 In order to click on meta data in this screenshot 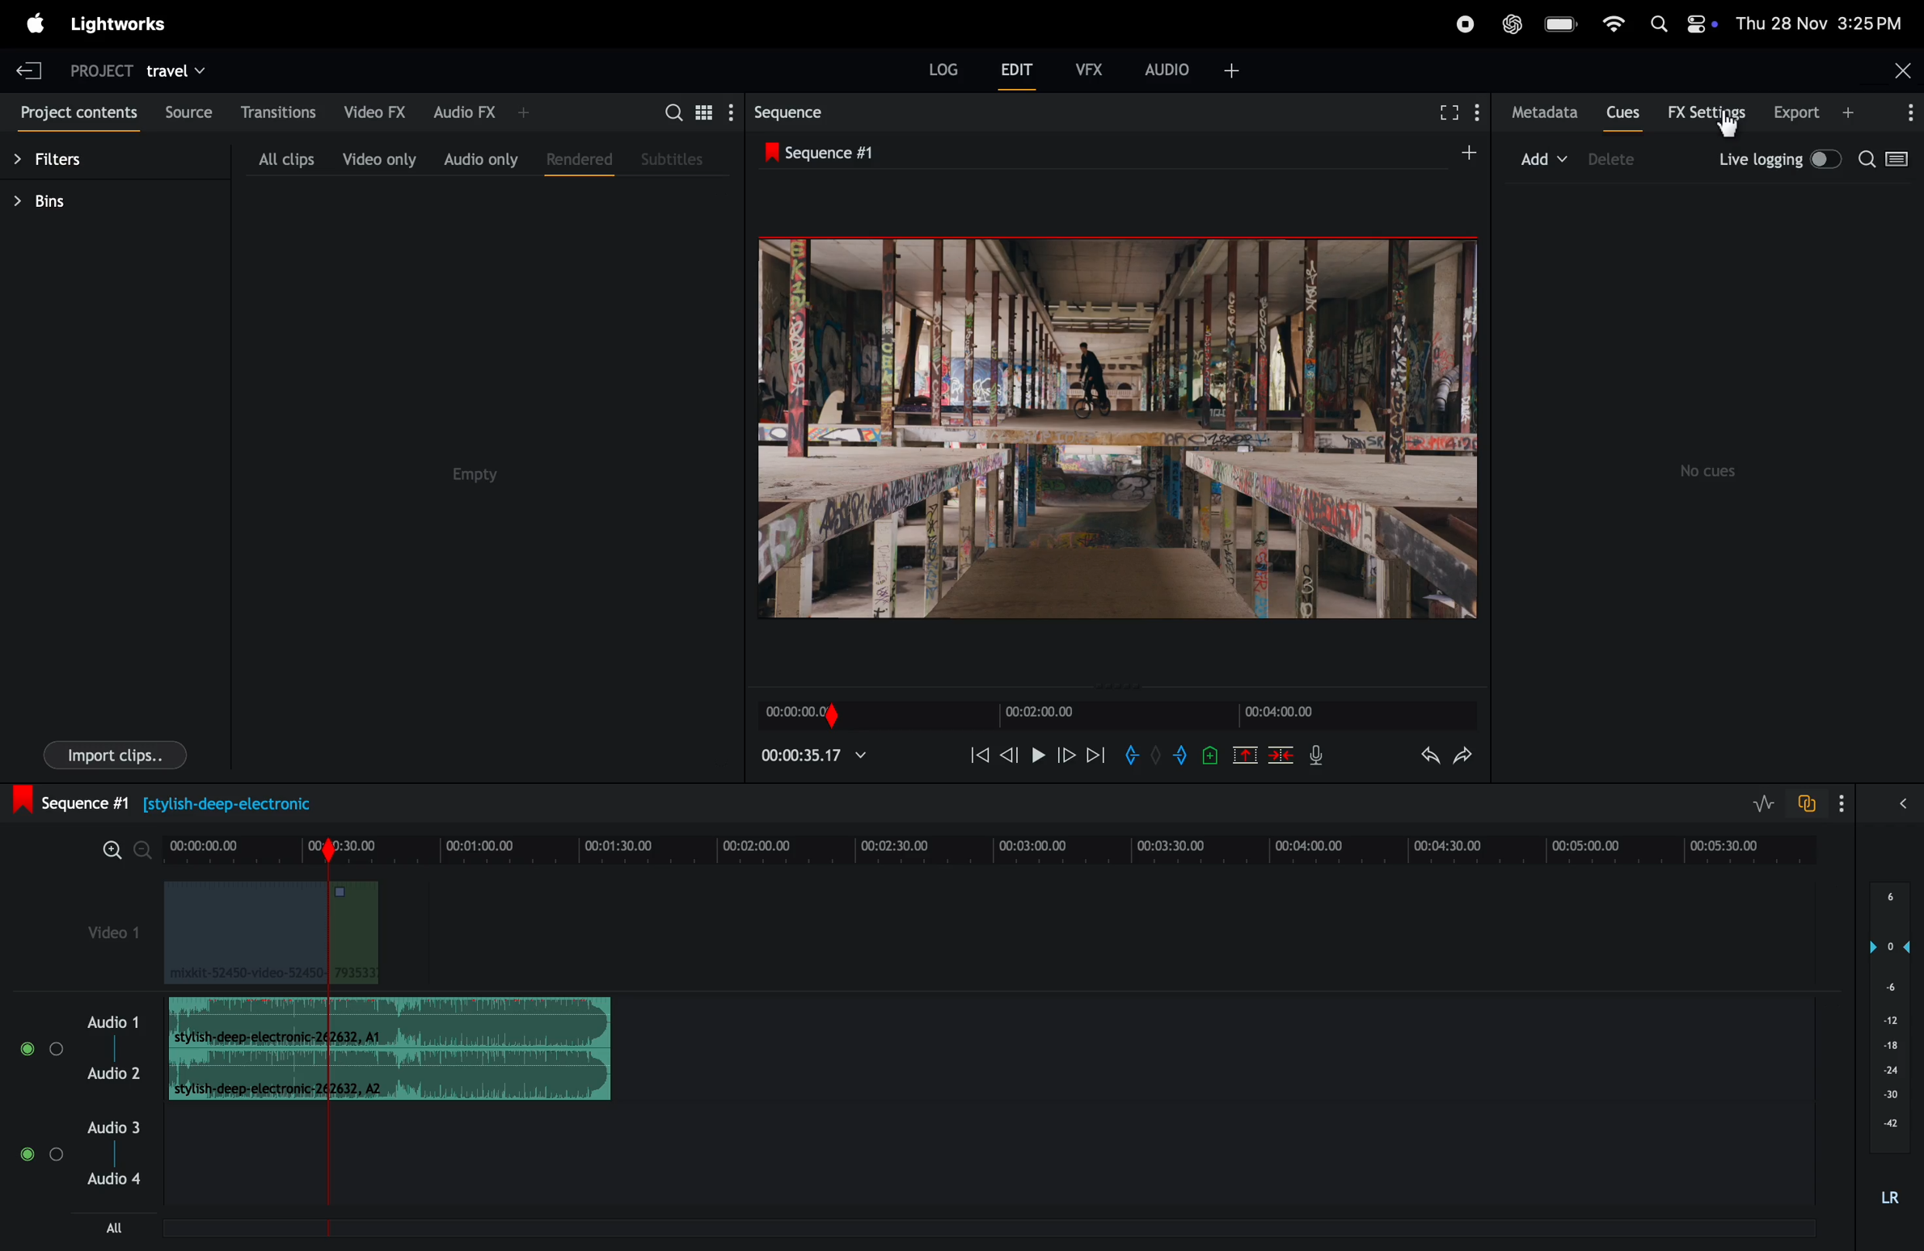, I will do `click(1543, 113)`.